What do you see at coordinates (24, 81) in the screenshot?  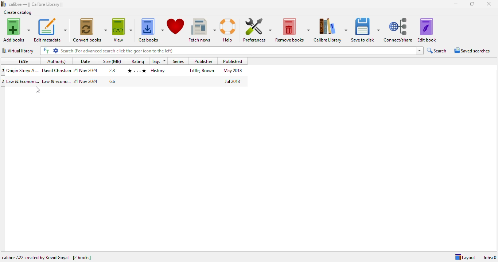 I see `Title` at bounding box center [24, 81].